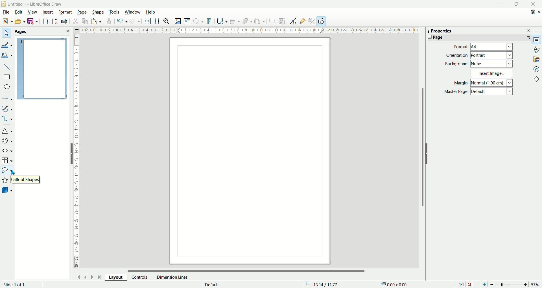 Image resolution: width=542 pixels, height=288 pixels. I want to click on Sidebar settings, so click(538, 30).